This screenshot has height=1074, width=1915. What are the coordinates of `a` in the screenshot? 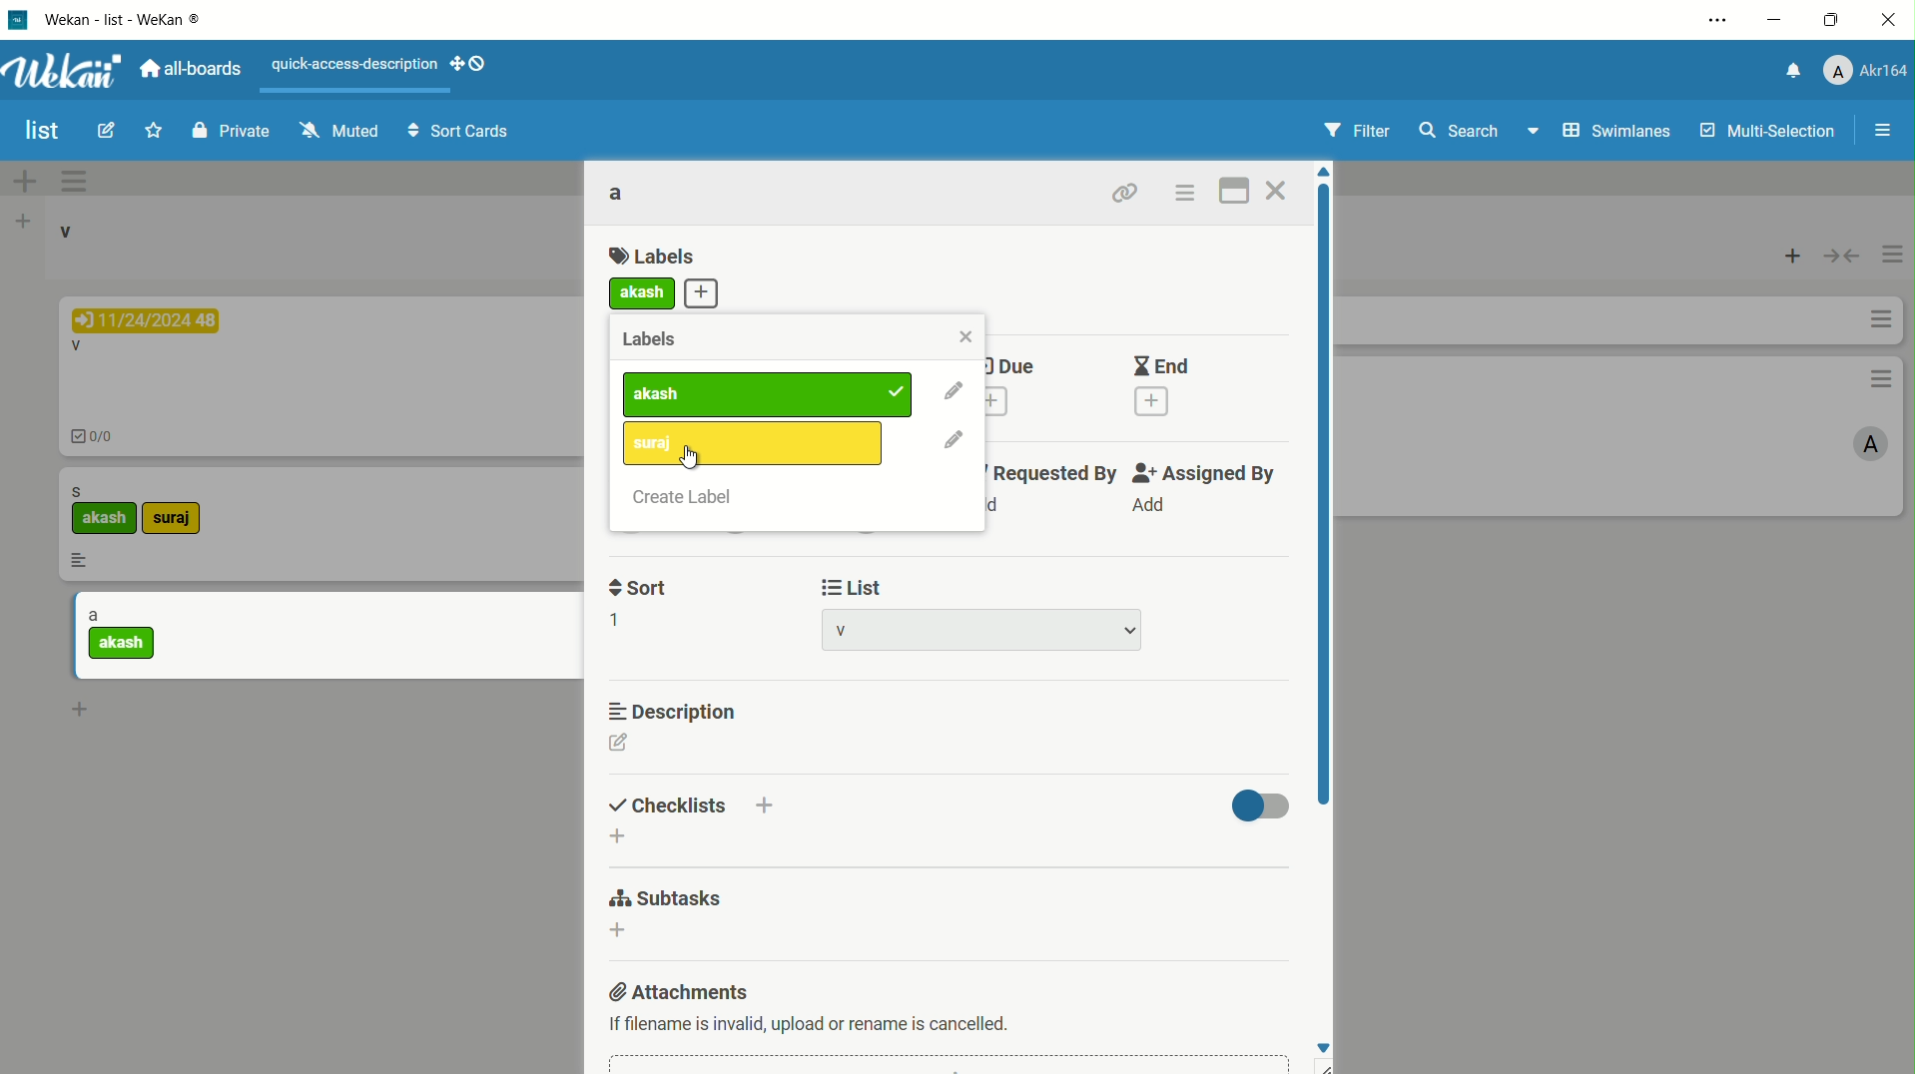 It's located at (93, 613).